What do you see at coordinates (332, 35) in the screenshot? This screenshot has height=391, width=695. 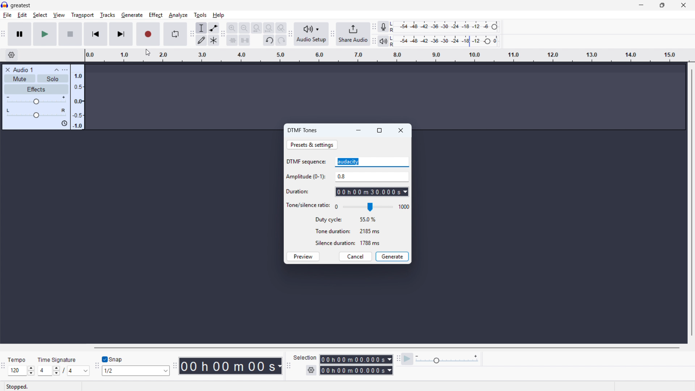 I see `share audio toolbar` at bounding box center [332, 35].